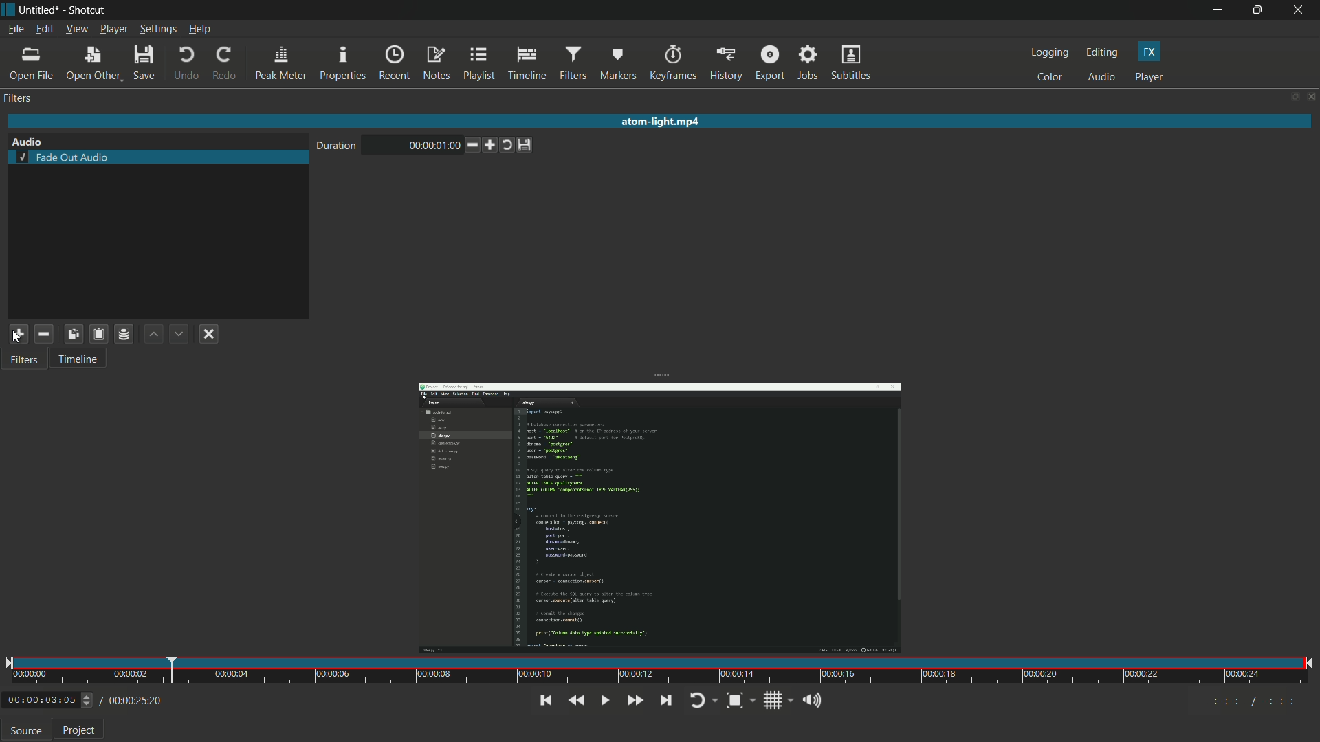  Describe the element at coordinates (133, 701) in the screenshot. I see `total time` at that location.